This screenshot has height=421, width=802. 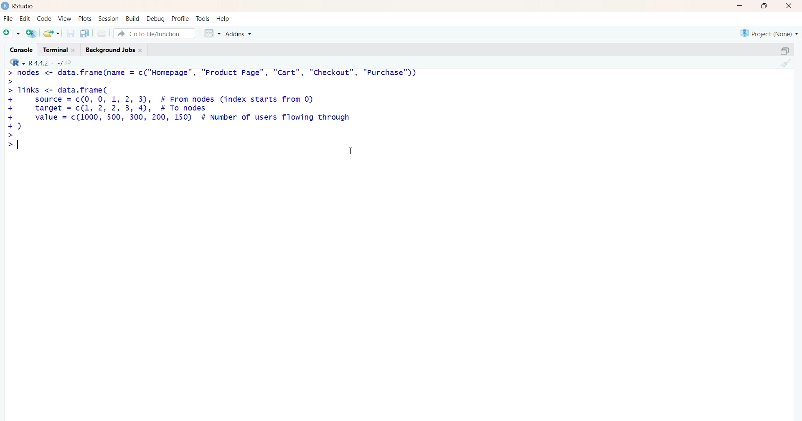 What do you see at coordinates (53, 63) in the screenshot?
I see `R-R442 - ~/` at bounding box center [53, 63].